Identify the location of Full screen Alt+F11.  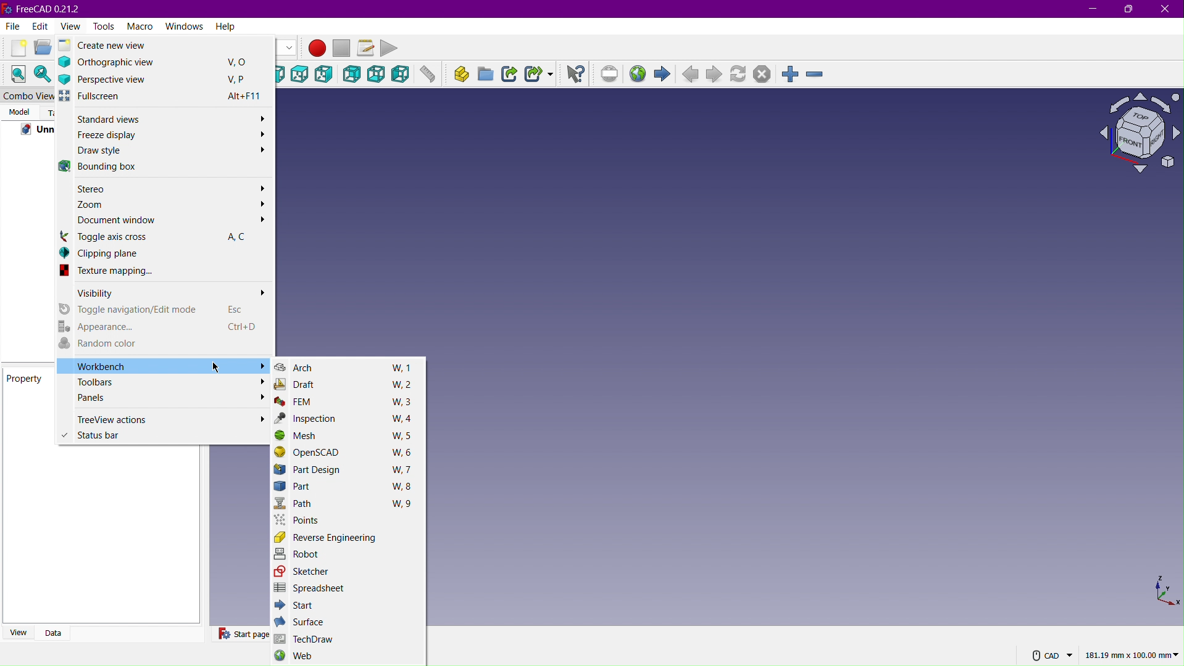
(159, 97).